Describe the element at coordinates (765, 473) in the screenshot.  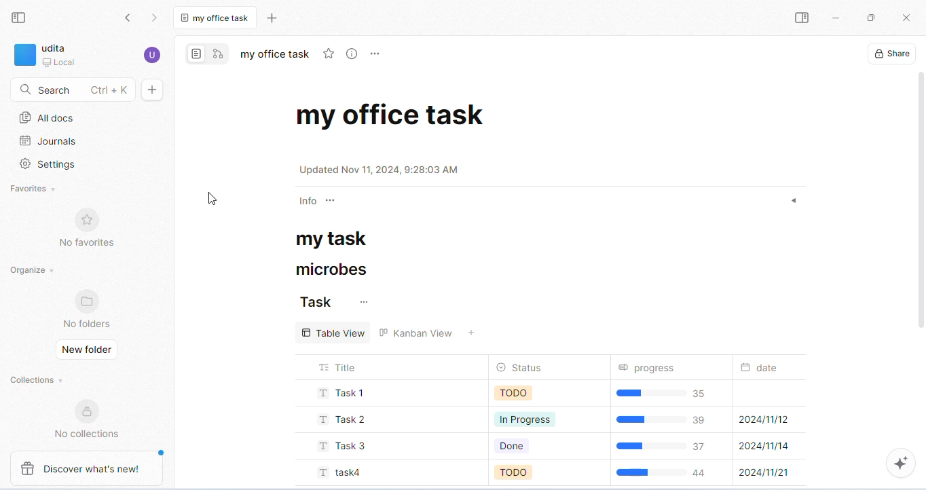
I see `submission date of task4` at that location.